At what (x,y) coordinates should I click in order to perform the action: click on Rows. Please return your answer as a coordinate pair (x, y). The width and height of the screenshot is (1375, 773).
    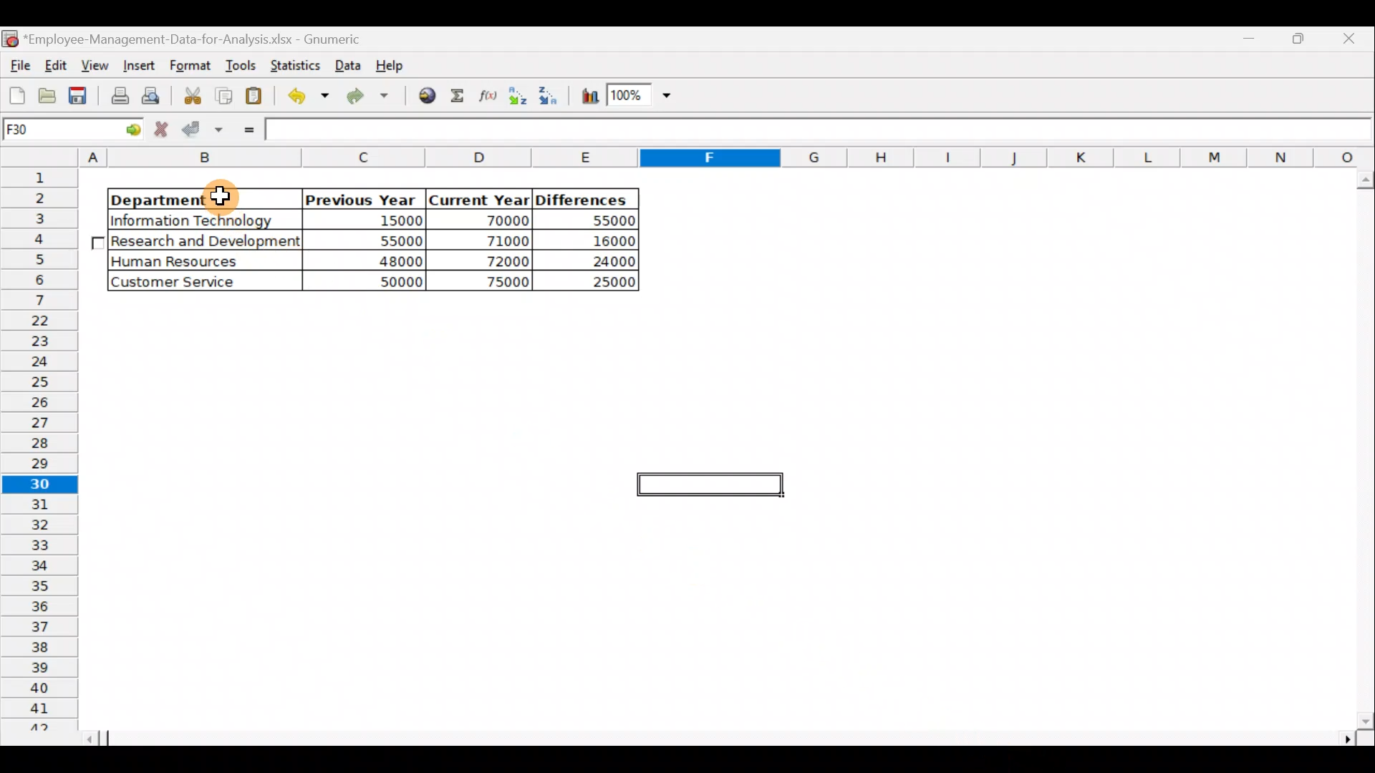
    Looking at the image, I should click on (42, 449).